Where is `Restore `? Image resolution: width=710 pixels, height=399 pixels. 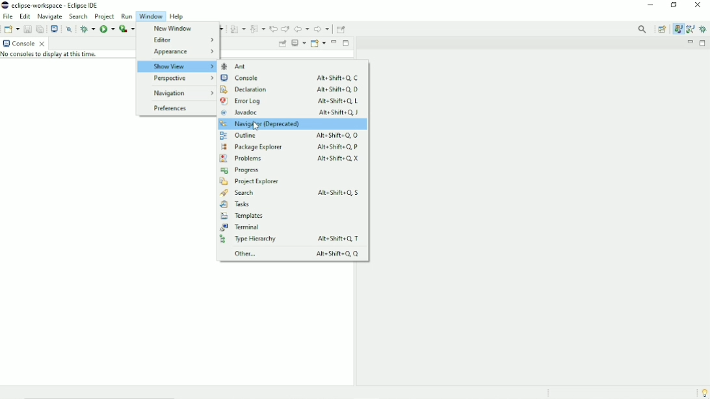 Restore  is located at coordinates (676, 6).